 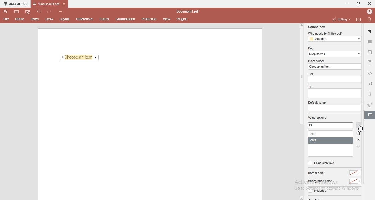 What do you see at coordinates (368, 12) in the screenshot?
I see `bluetooth` at bounding box center [368, 12].